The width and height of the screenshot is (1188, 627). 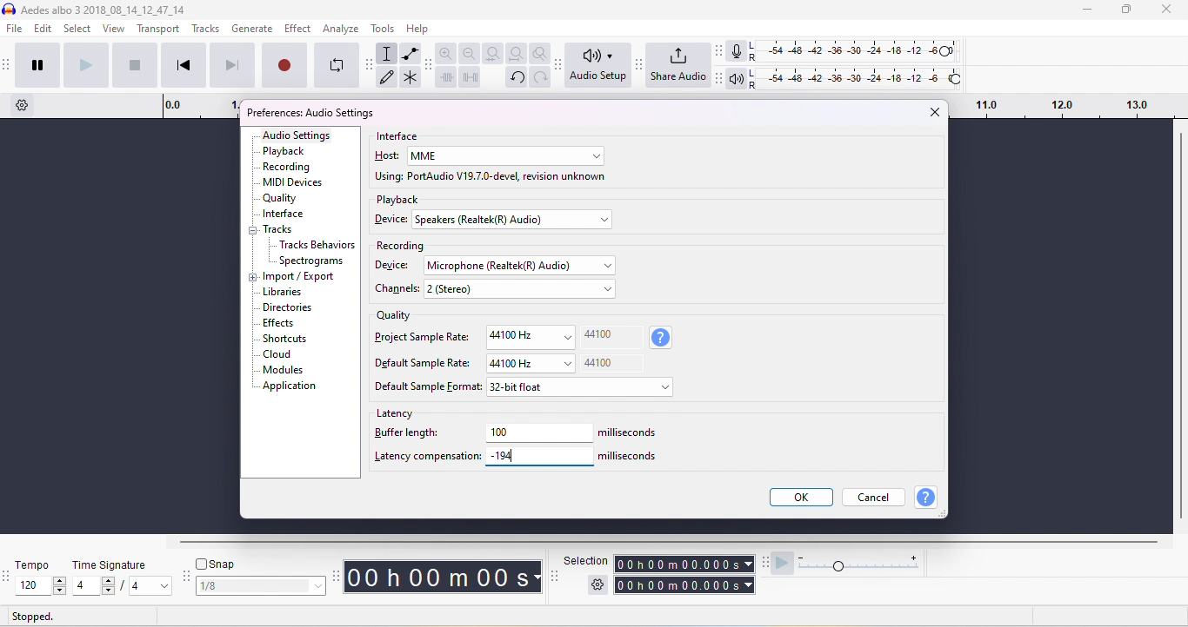 I want to click on select host, so click(x=505, y=156).